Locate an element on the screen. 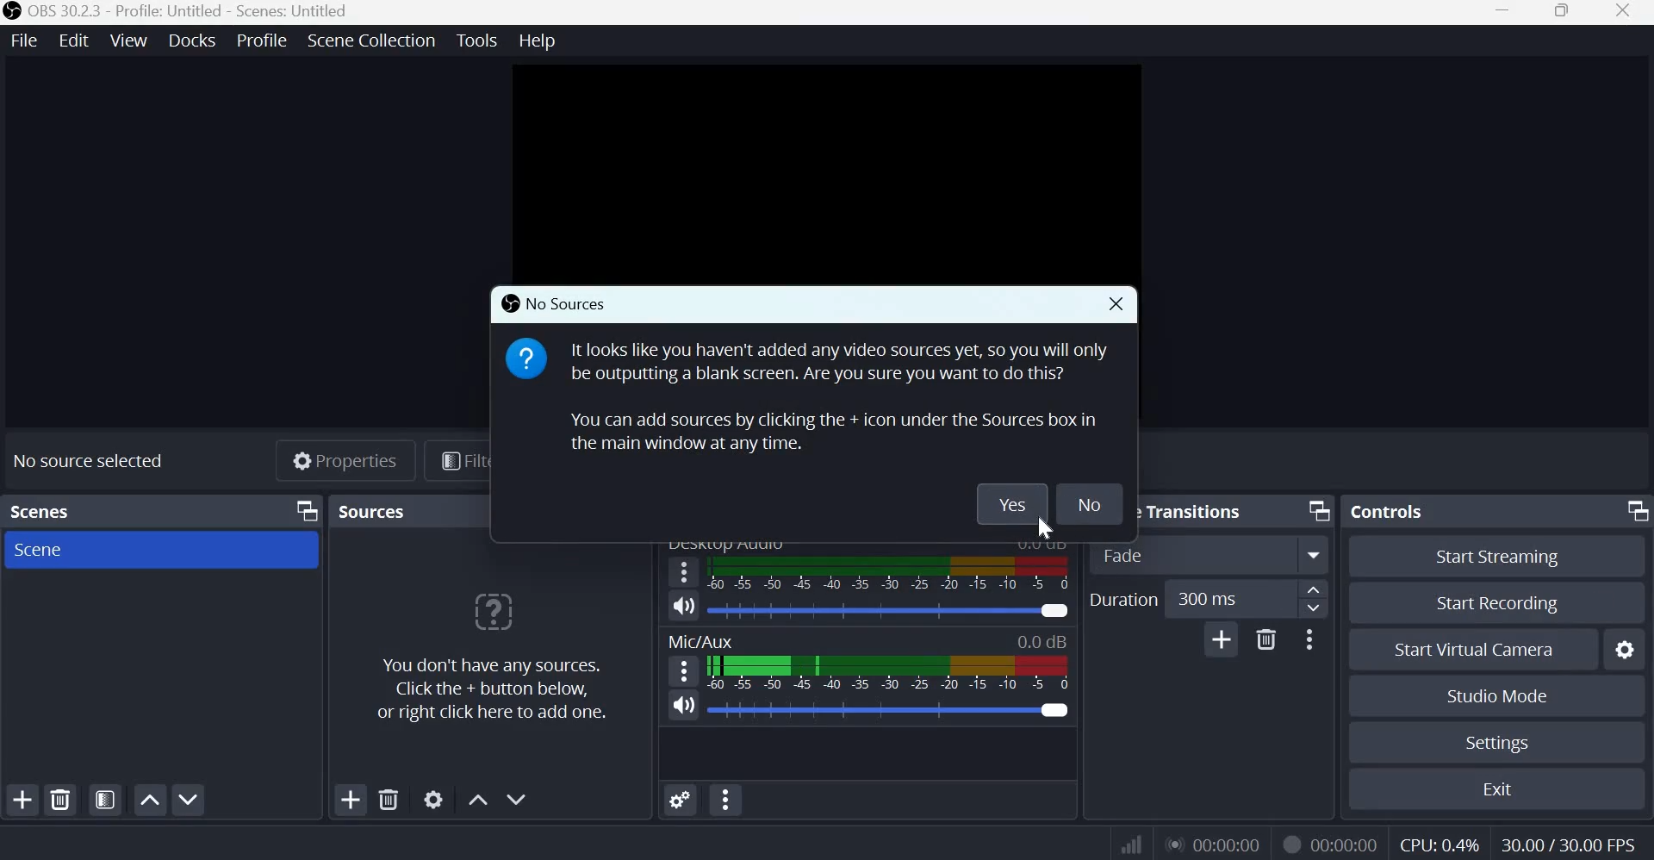 The width and height of the screenshot is (1654, 860). You don't have any sources. Click the +button below, or right click here to add one.  is located at coordinates (497, 657).